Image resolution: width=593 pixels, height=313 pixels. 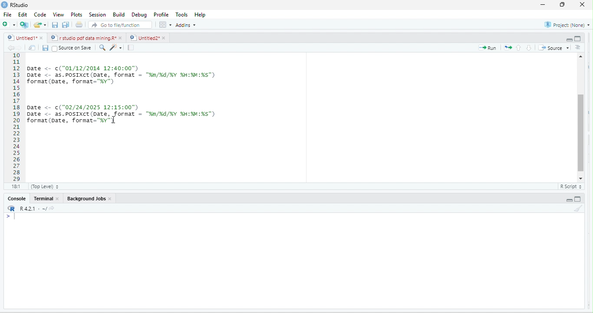 What do you see at coordinates (165, 38) in the screenshot?
I see `close` at bounding box center [165, 38].